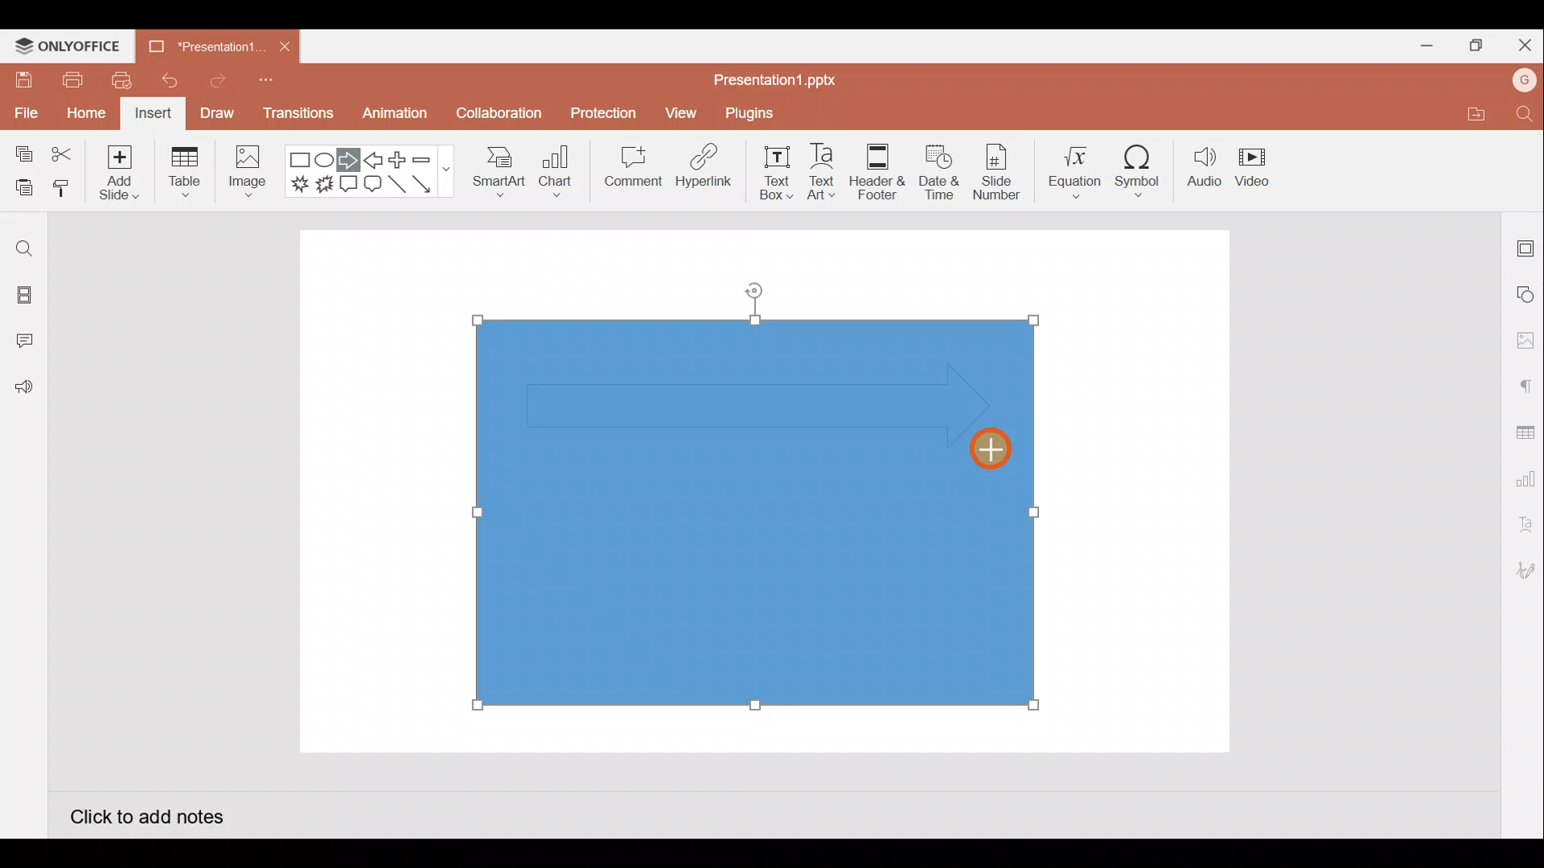 The image size is (1544, 868). Describe the element at coordinates (24, 110) in the screenshot. I see `File` at that location.